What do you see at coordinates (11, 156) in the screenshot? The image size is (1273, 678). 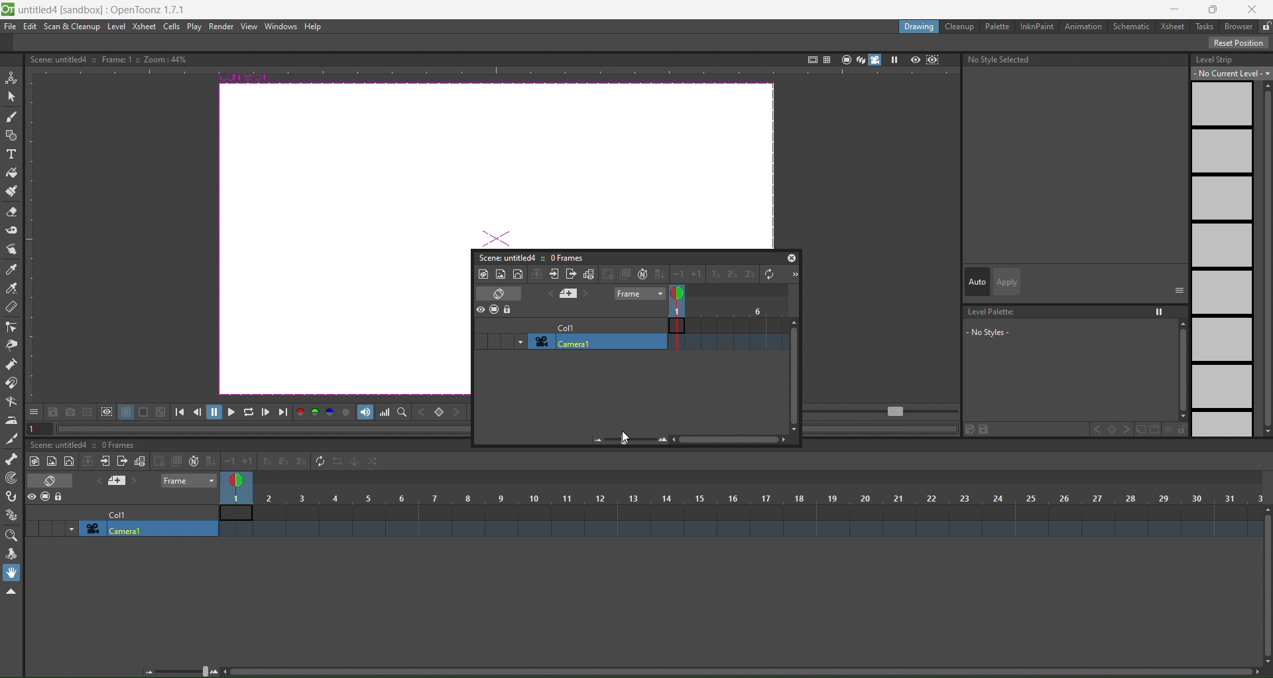 I see `type tool` at bounding box center [11, 156].